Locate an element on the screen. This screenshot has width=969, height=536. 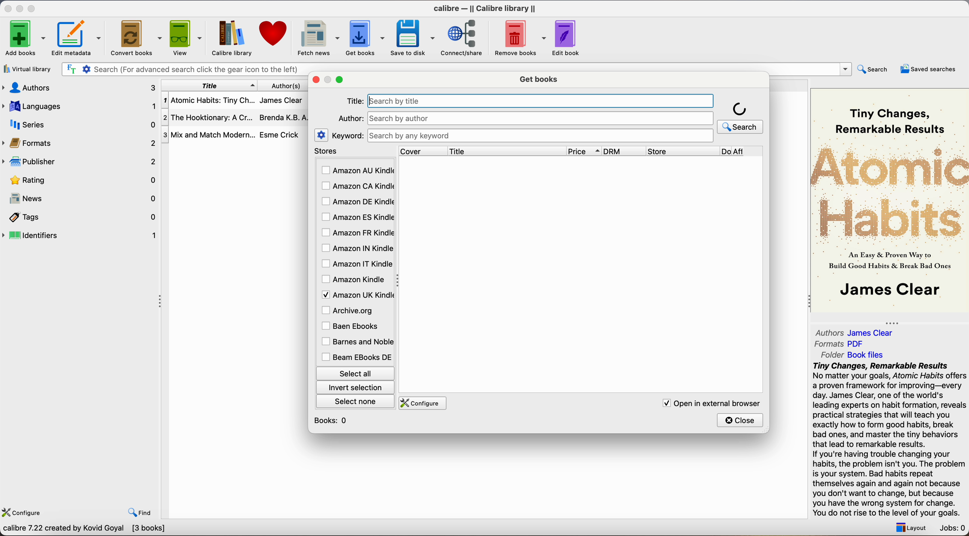
The Hooktionary: A Cr... is located at coordinates (208, 119).